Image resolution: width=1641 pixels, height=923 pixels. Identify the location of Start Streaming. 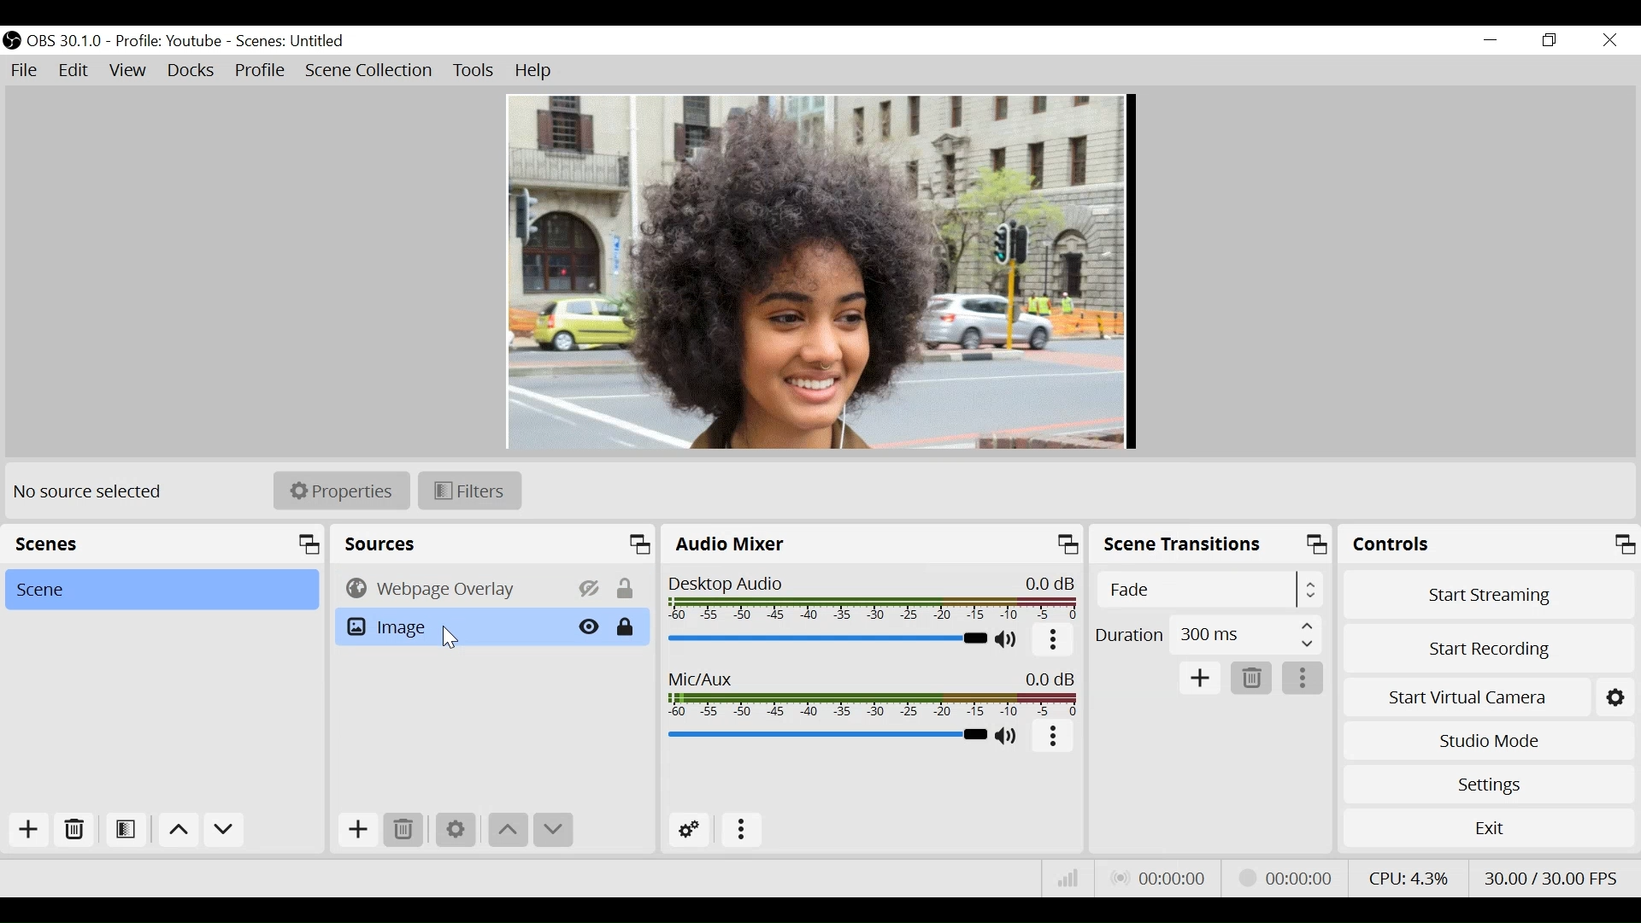
(1489, 595).